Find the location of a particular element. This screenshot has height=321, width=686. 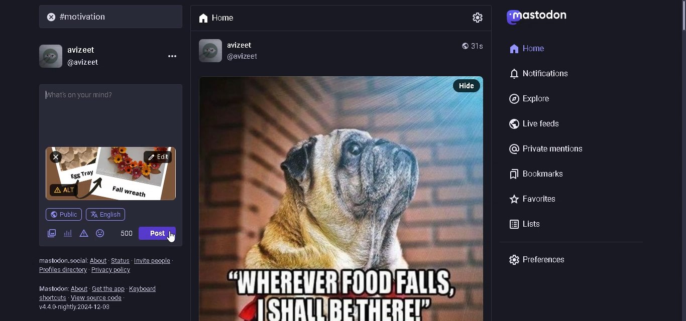

lists is located at coordinates (526, 223).